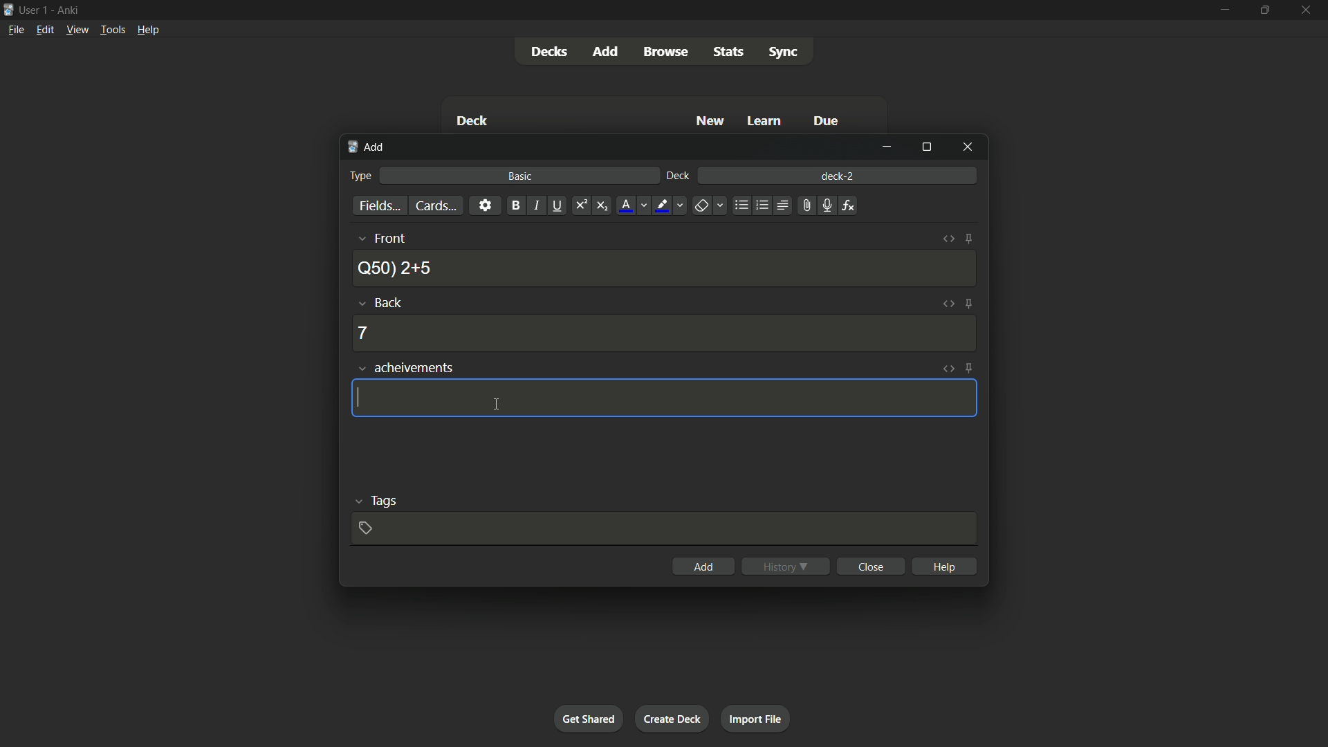  Describe the element at coordinates (782, 205) in the screenshot. I see `alignment` at that location.